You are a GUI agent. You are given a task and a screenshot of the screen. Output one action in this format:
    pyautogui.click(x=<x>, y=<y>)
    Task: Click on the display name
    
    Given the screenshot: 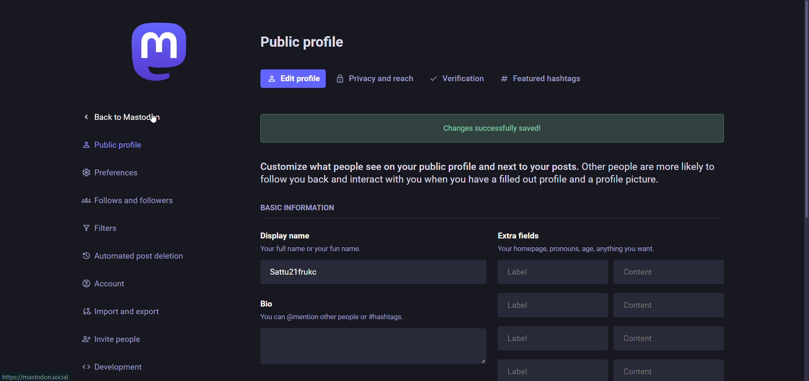 What is the action you would take?
    pyautogui.click(x=289, y=235)
    